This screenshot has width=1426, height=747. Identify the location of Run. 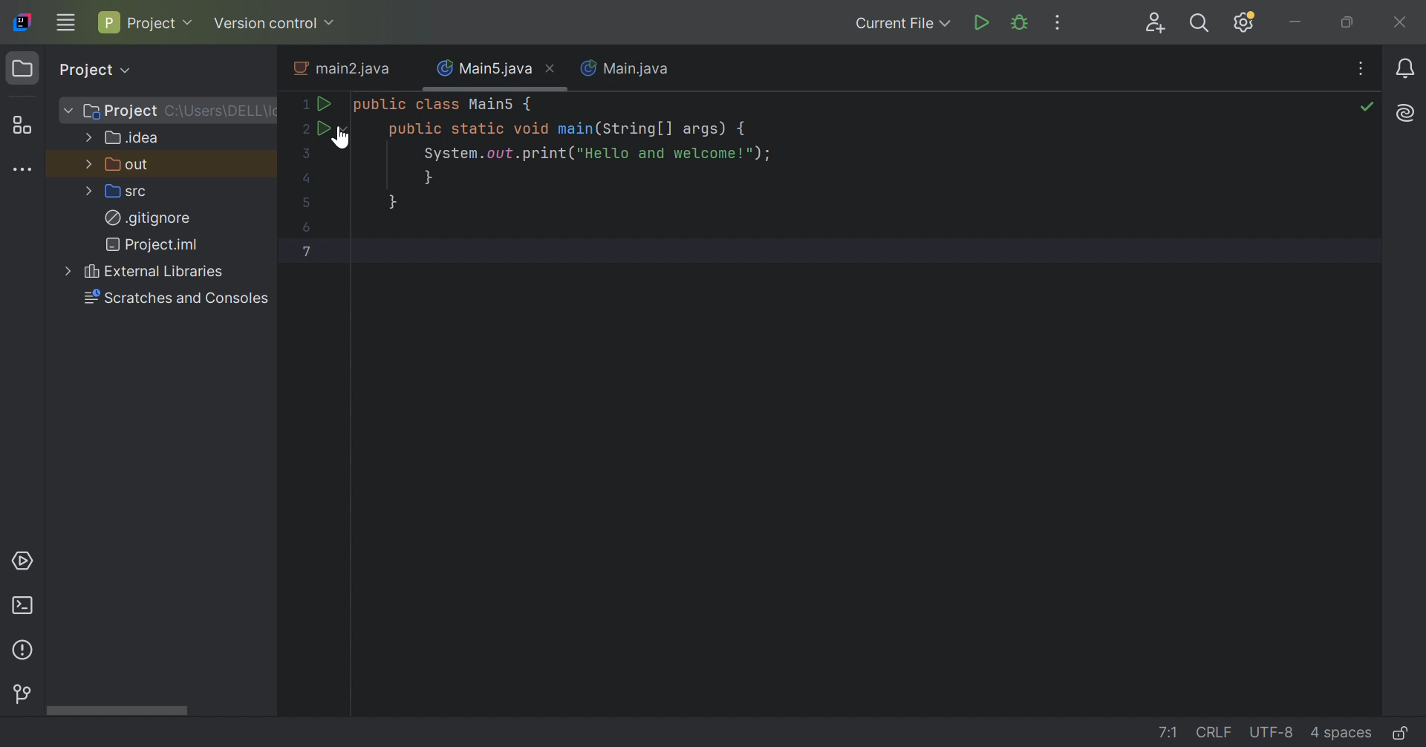
(323, 126).